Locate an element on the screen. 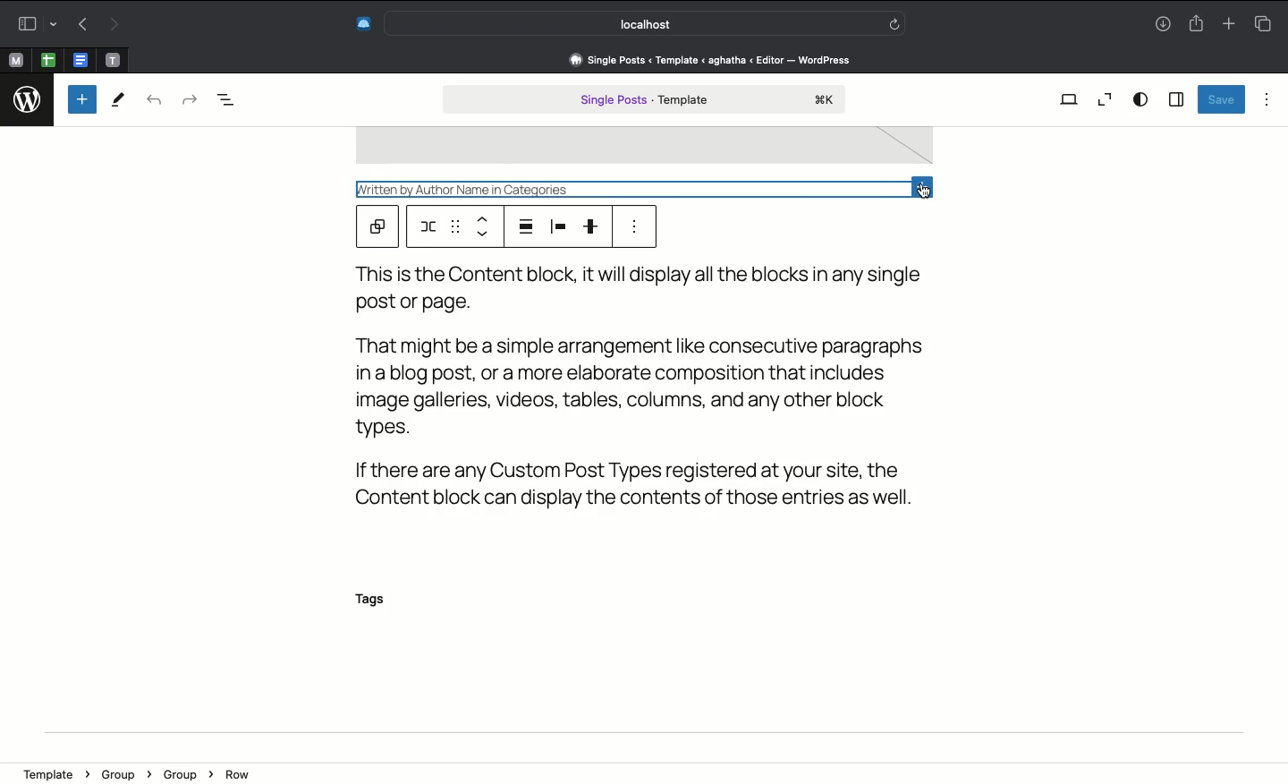  View is located at coordinates (1070, 98).